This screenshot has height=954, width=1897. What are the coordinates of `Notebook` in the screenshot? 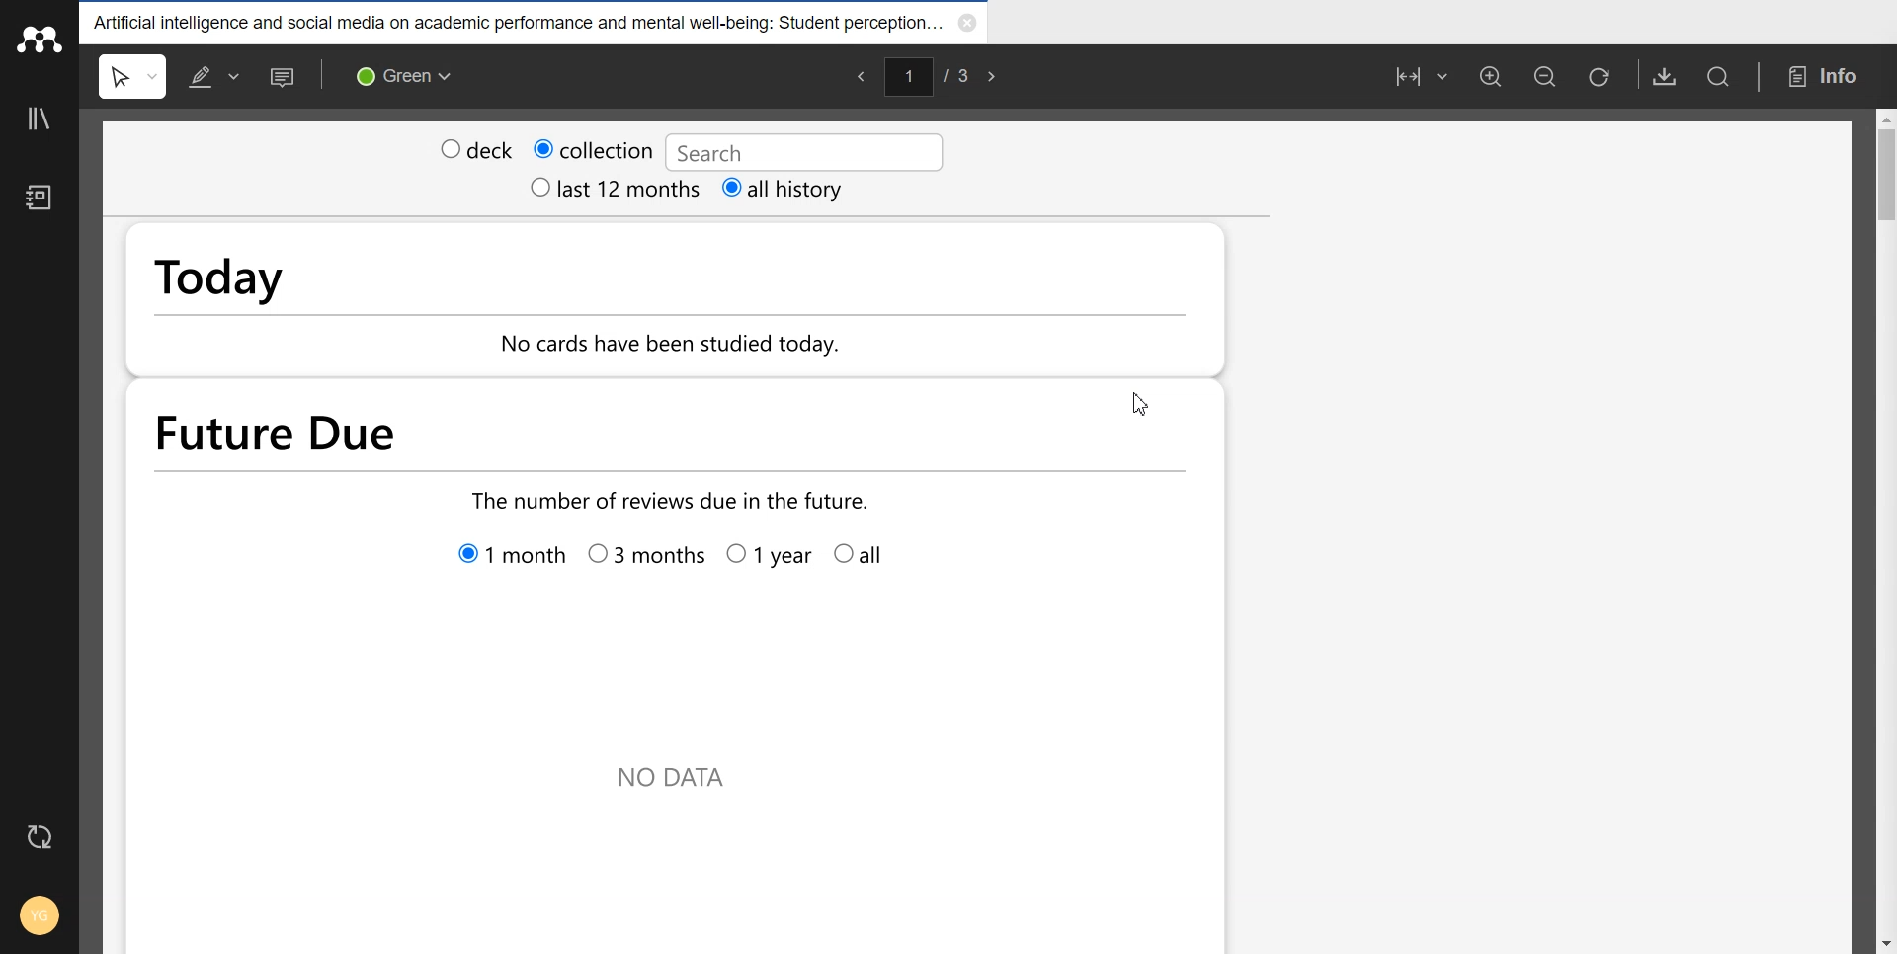 It's located at (39, 199).